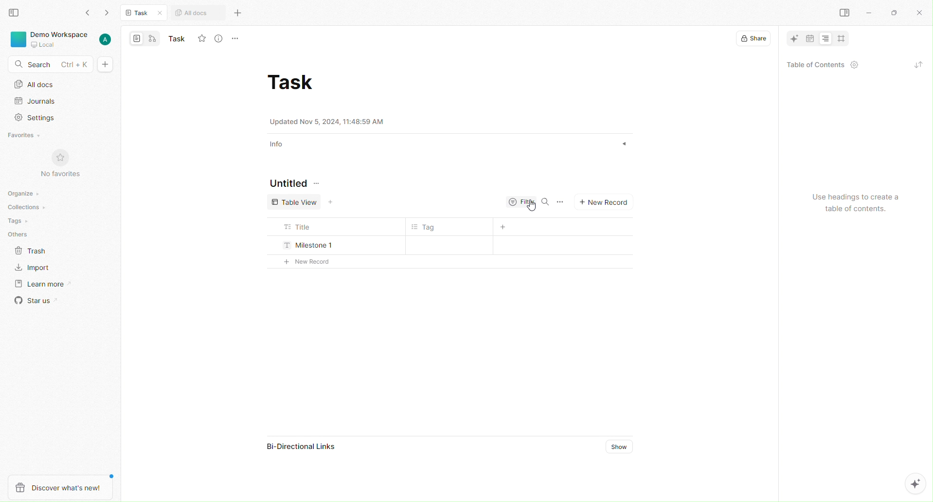 Image resolution: width=933 pixels, height=502 pixels. I want to click on Share, so click(753, 39).